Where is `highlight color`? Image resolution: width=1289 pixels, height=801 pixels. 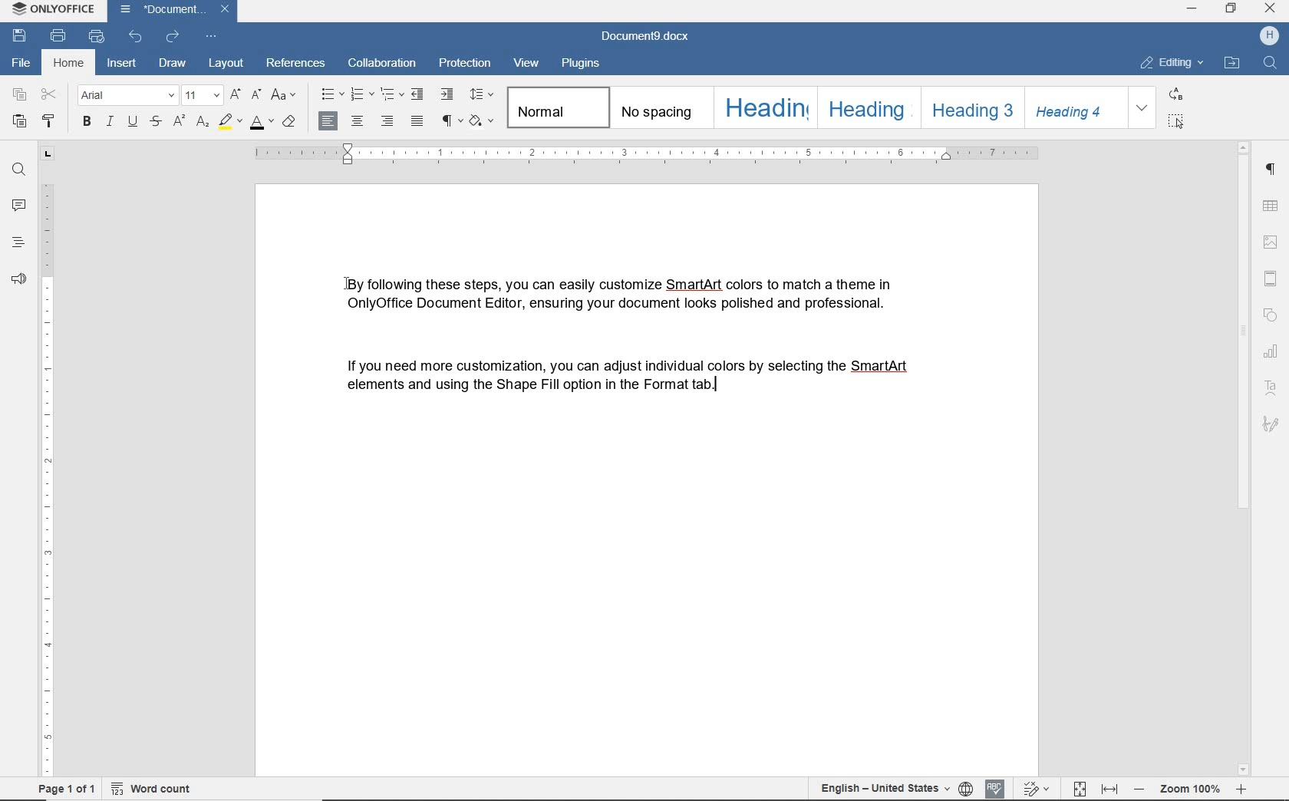
highlight color is located at coordinates (229, 123).